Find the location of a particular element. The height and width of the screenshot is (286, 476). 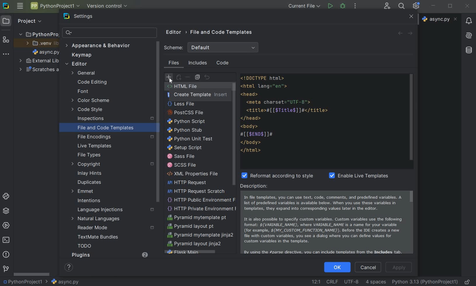

HTTP Request is located at coordinates (186, 183).